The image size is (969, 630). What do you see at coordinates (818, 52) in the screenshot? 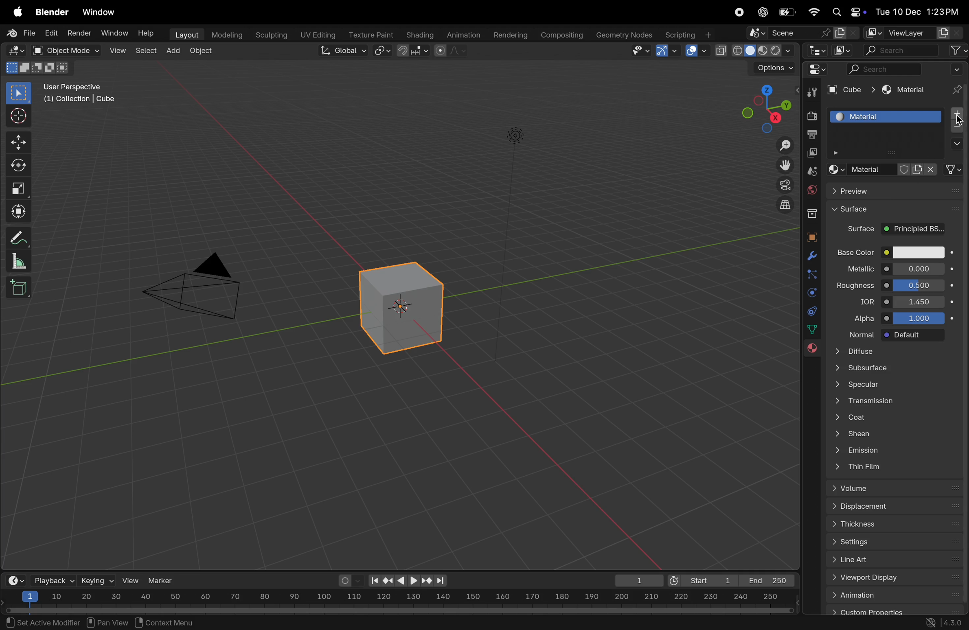
I see `editor type` at bounding box center [818, 52].